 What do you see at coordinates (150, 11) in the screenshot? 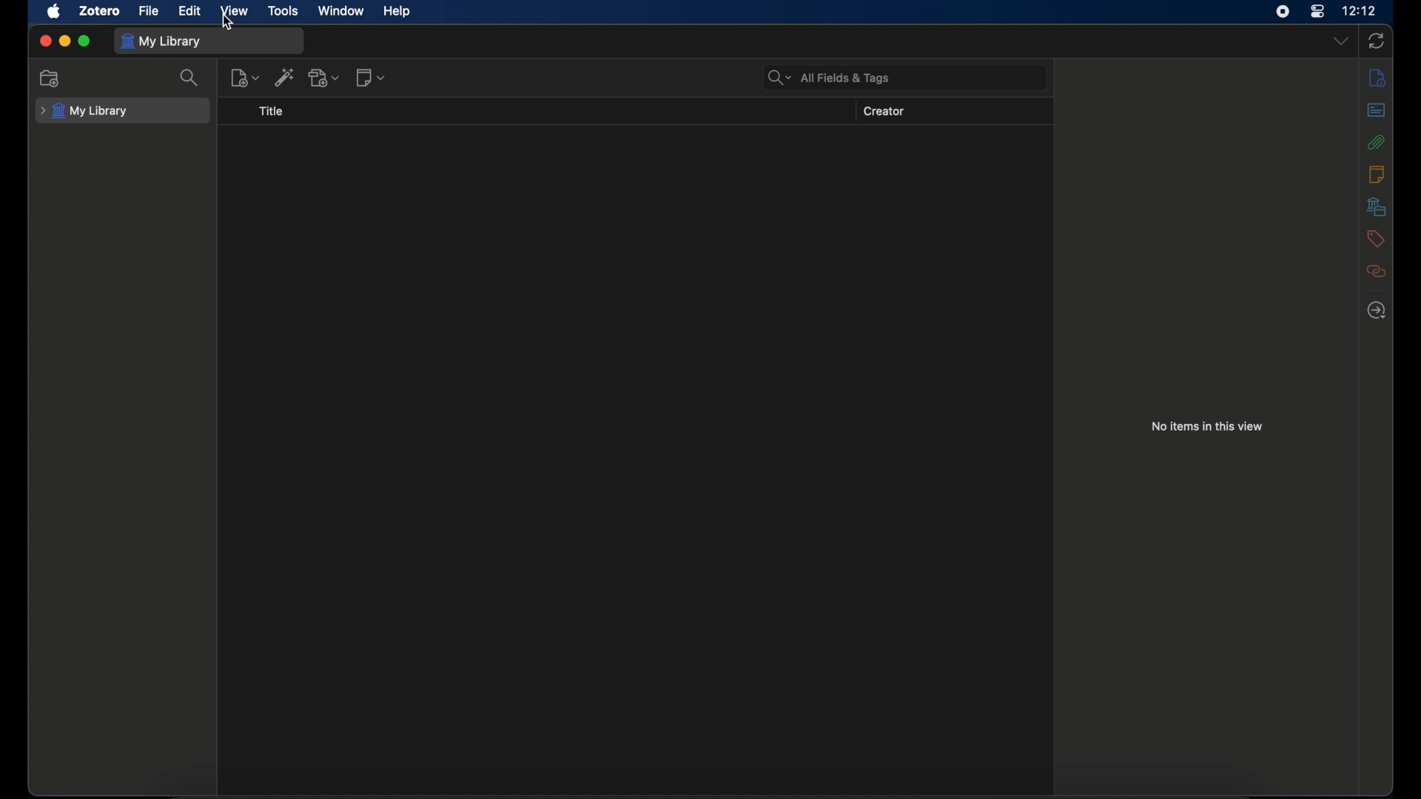
I see `file` at bounding box center [150, 11].